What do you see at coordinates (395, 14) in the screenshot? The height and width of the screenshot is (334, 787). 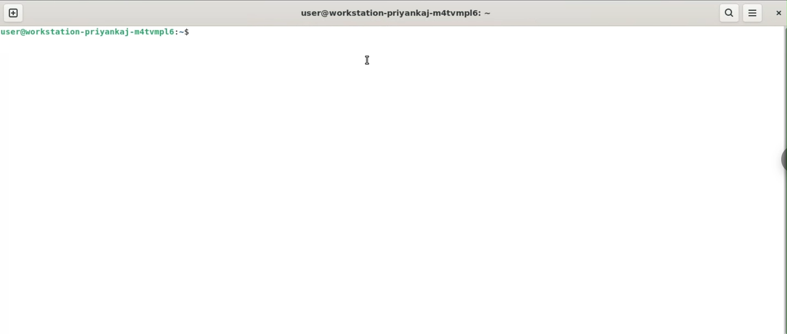 I see `user@workstation-priyankaj-m4tvmpl6: ~` at bounding box center [395, 14].